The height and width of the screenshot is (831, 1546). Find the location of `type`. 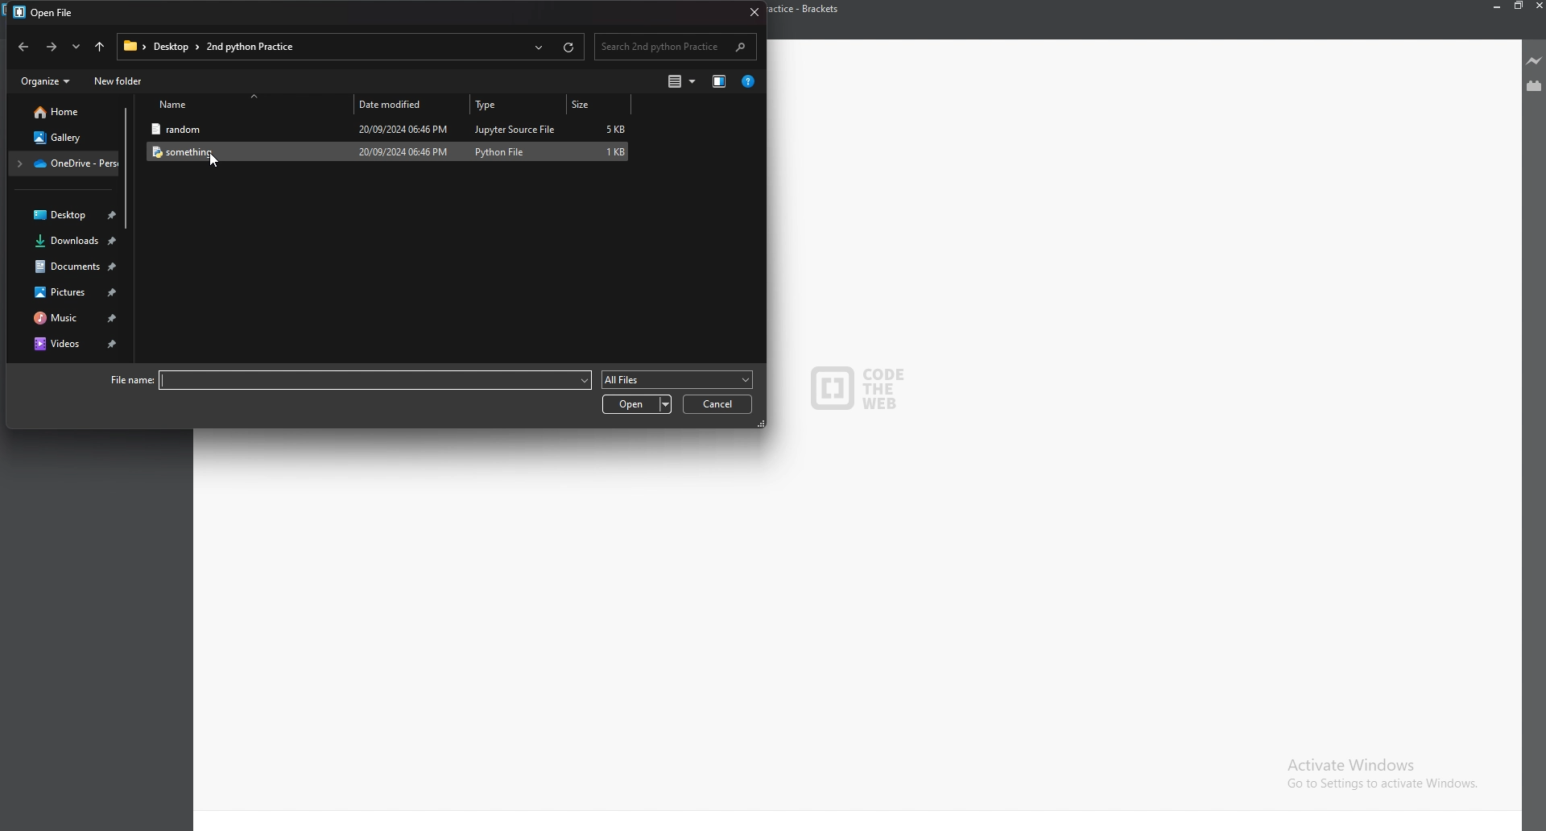

type is located at coordinates (515, 104).